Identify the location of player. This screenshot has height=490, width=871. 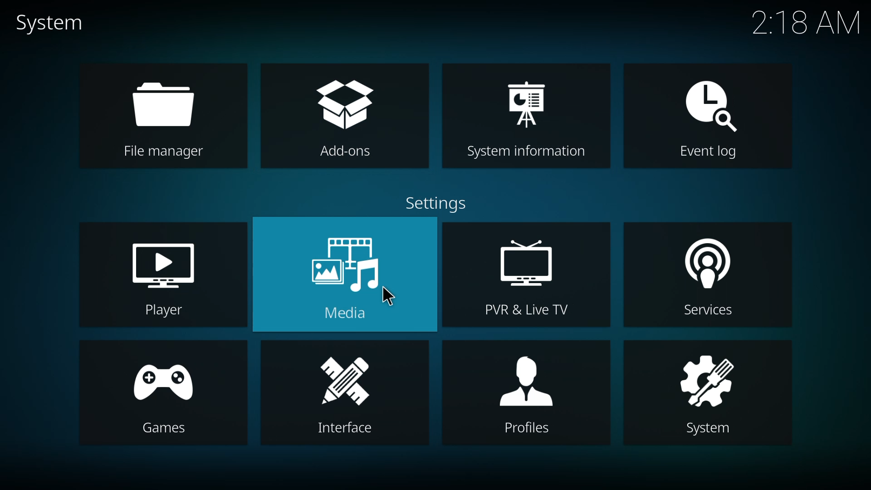
(167, 277).